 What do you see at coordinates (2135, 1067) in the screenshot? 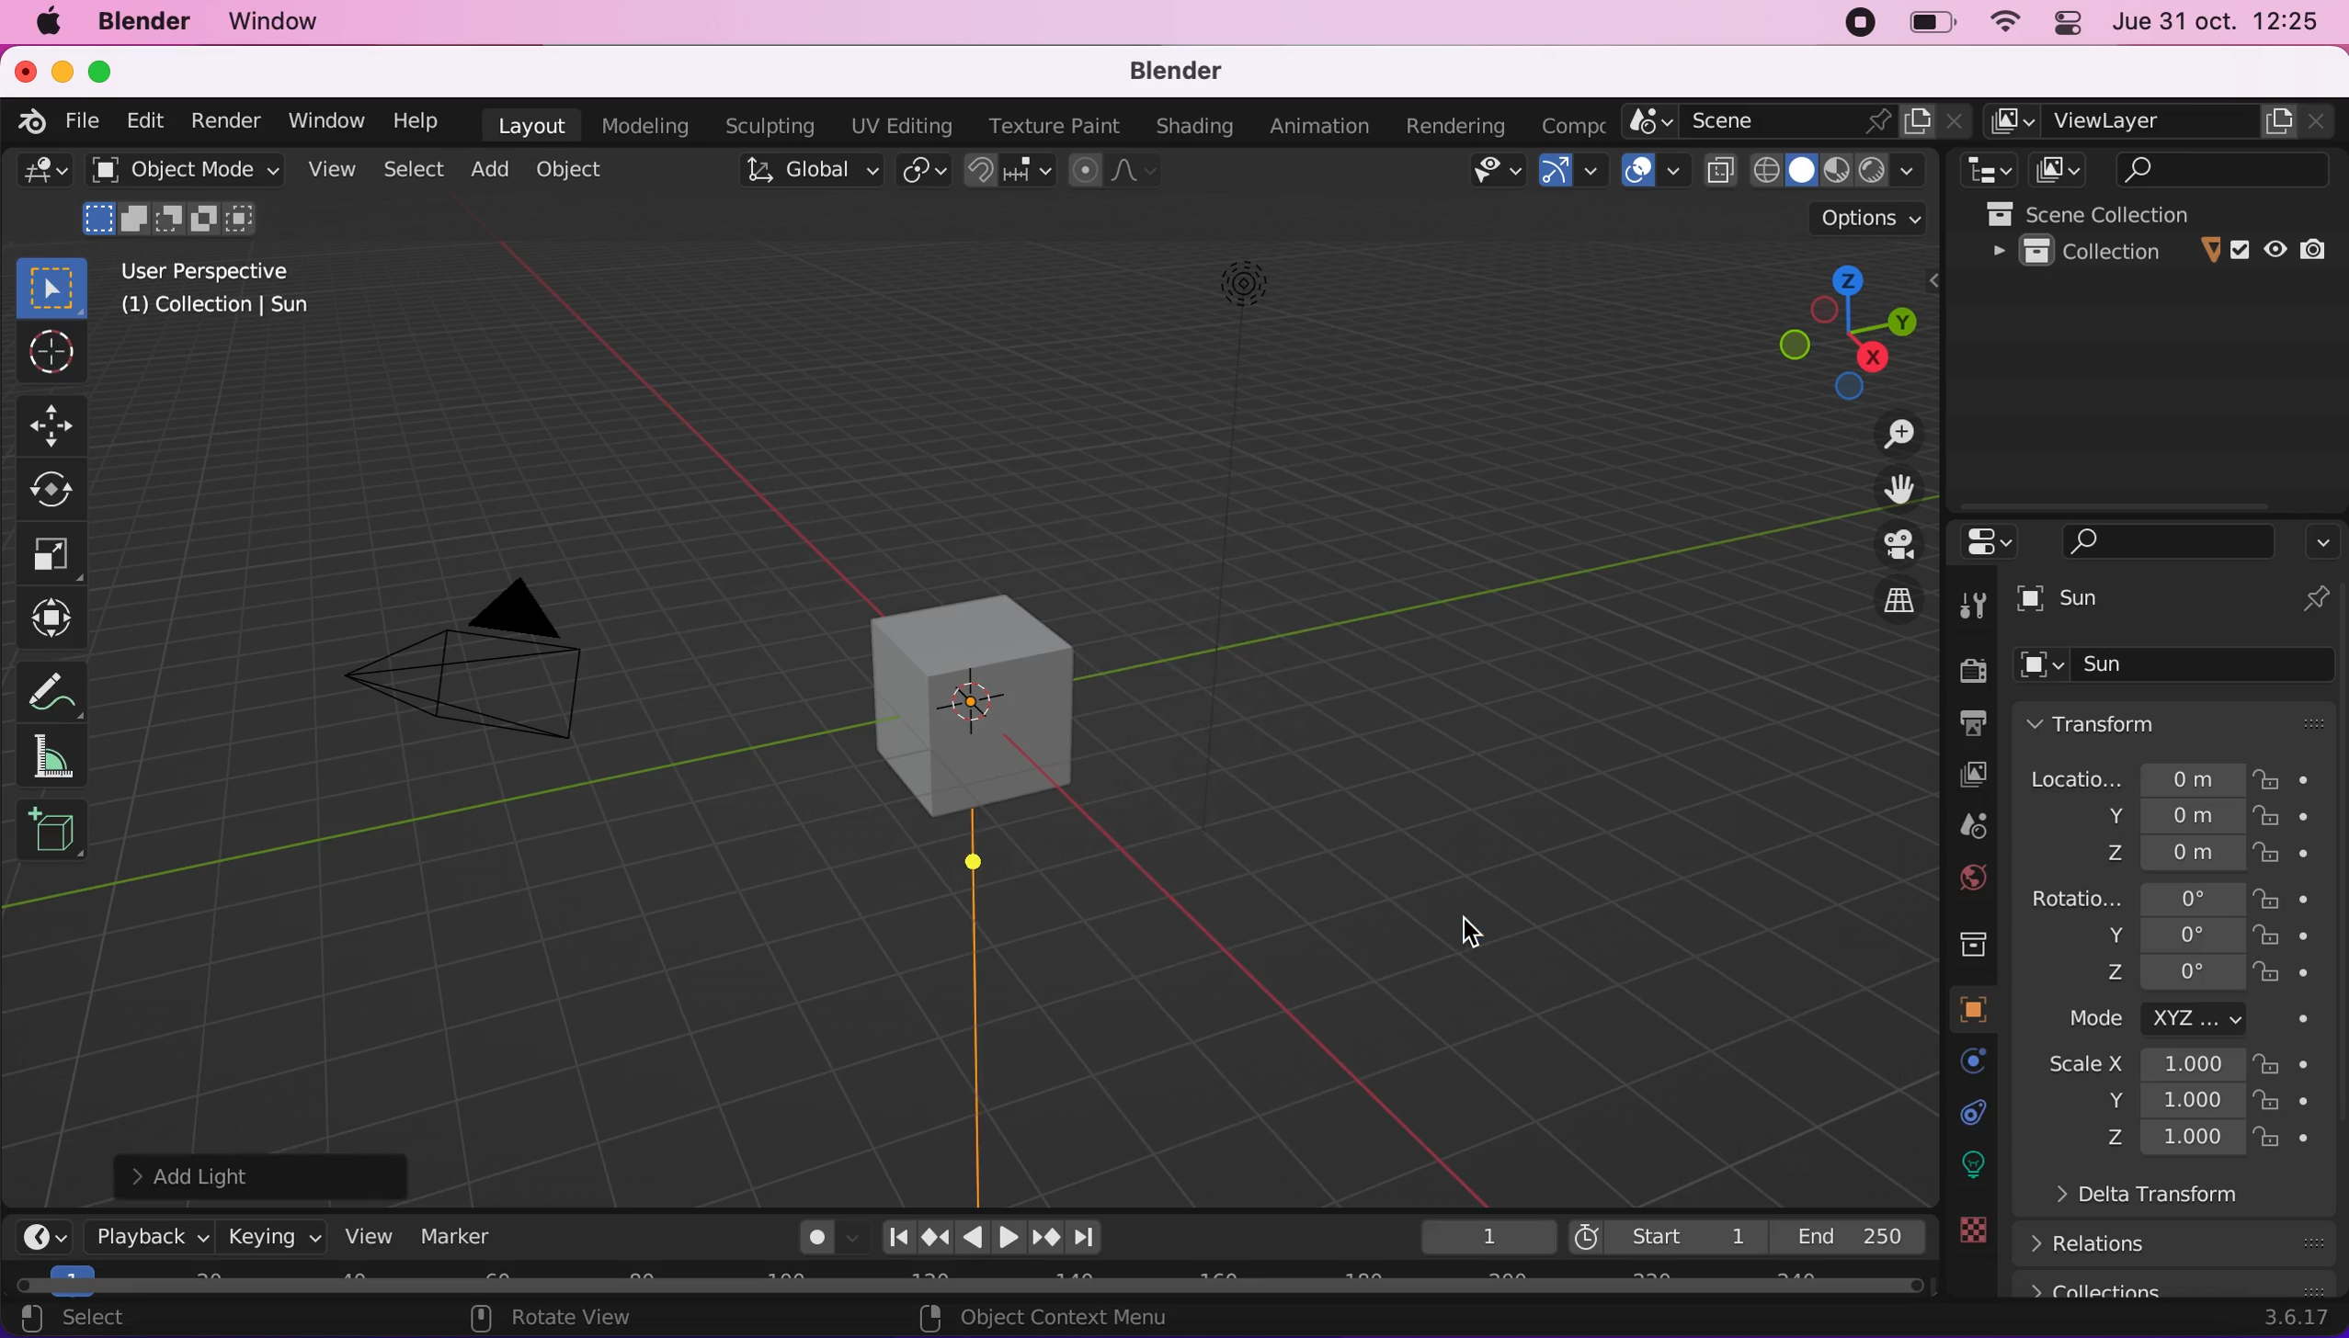
I see `scale x 1.000` at bounding box center [2135, 1067].